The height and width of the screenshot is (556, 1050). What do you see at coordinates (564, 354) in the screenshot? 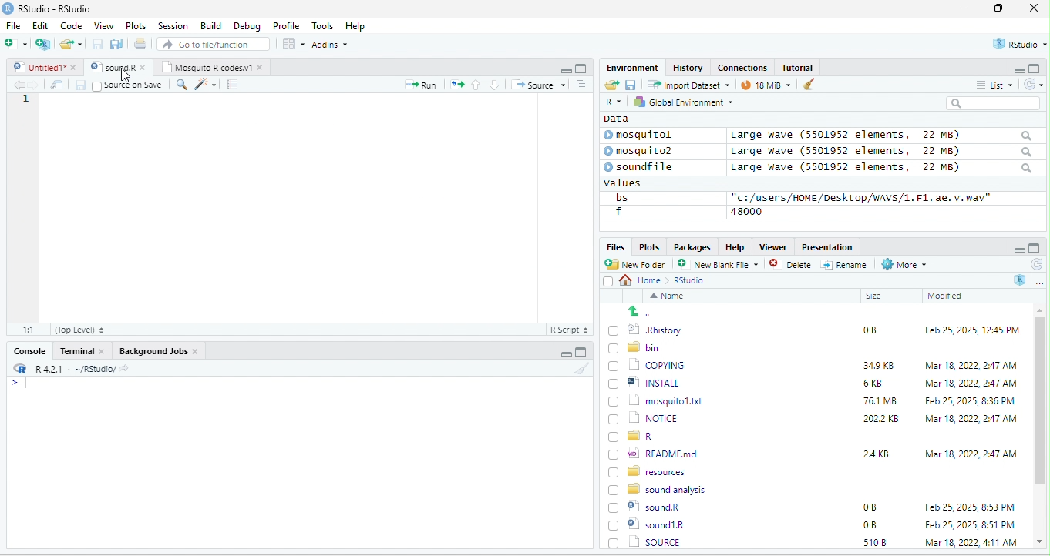
I see `minimize` at bounding box center [564, 354].